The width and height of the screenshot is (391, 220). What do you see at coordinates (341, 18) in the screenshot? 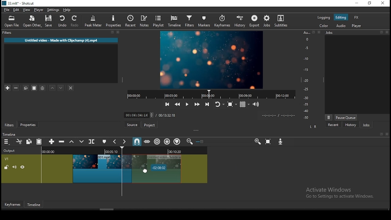
I see `editing` at bounding box center [341, 18].